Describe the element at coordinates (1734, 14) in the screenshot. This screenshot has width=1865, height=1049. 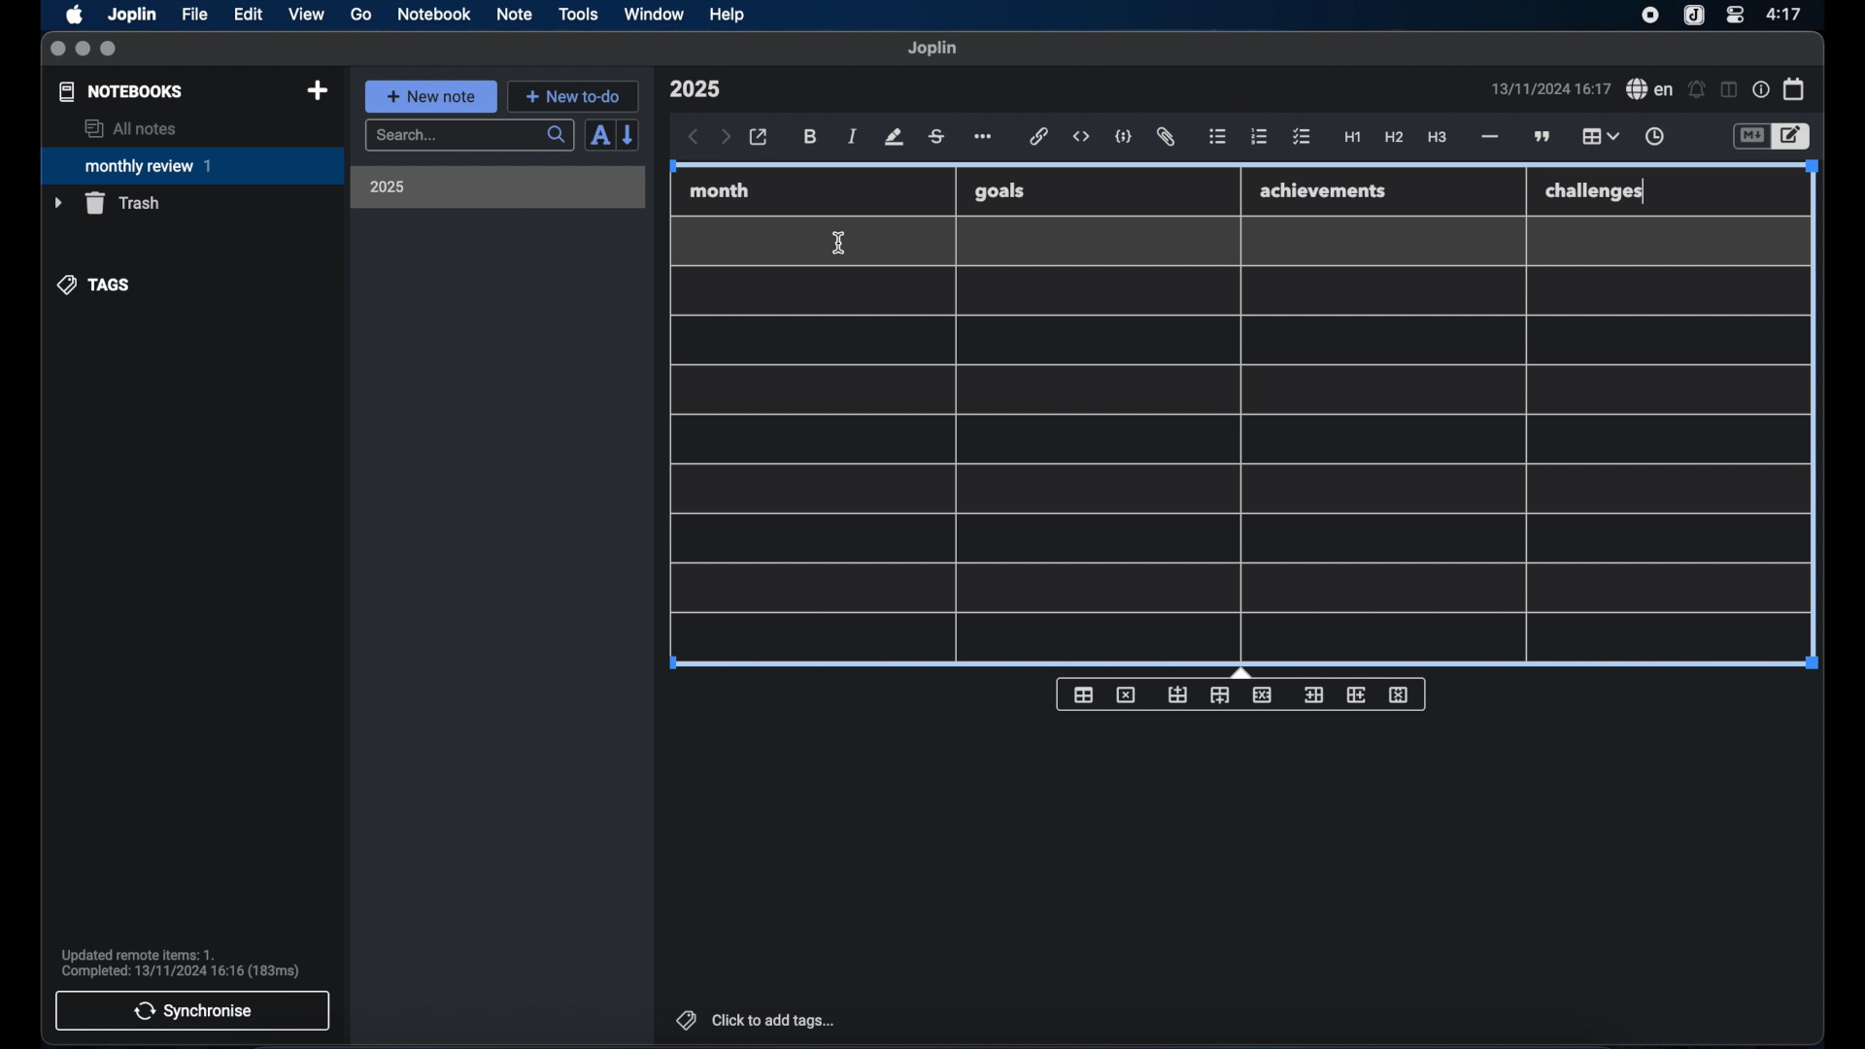
I see `control center` at that location.